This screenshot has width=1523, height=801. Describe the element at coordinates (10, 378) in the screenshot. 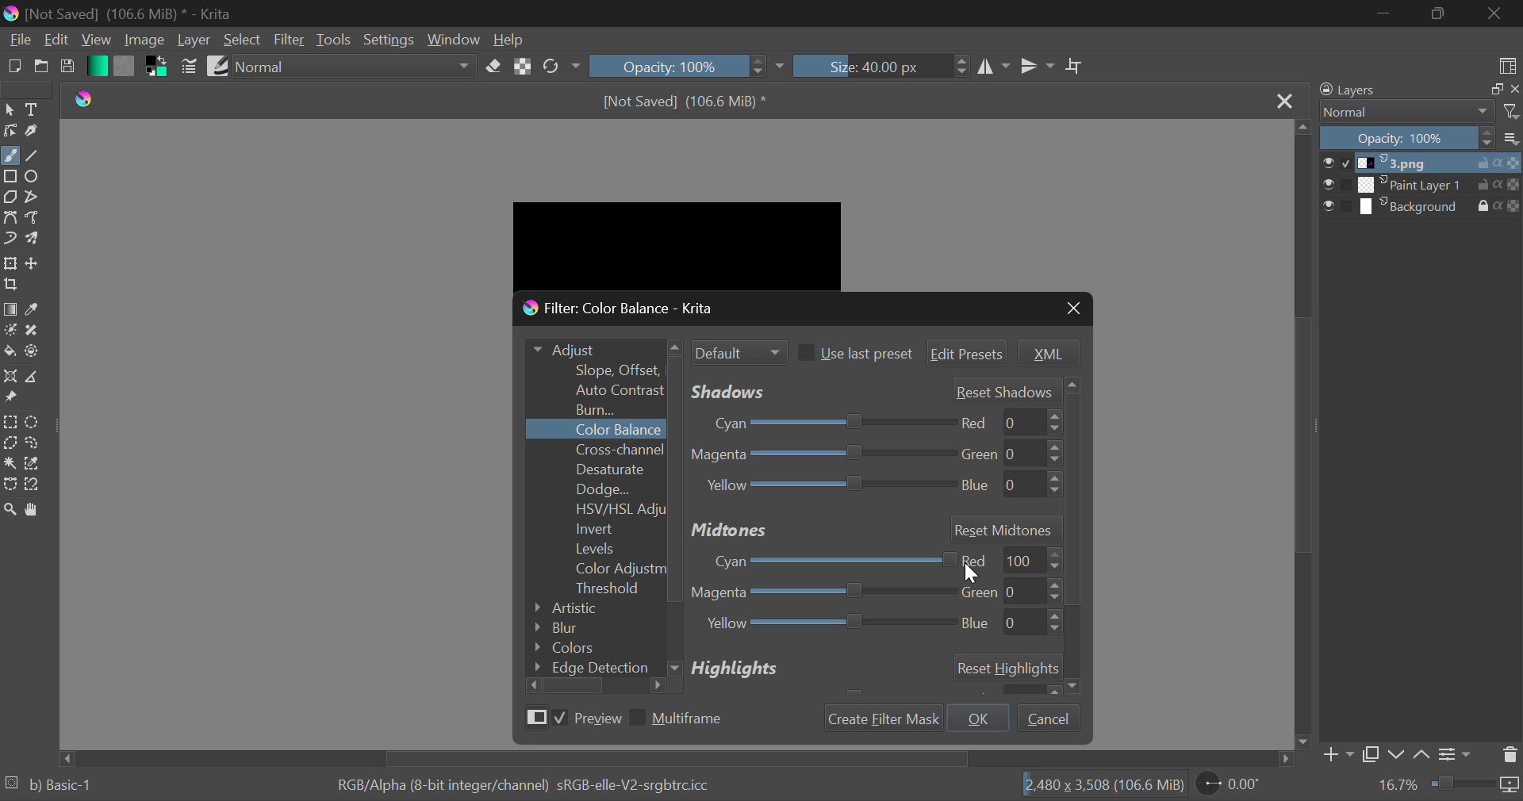

I see `Assistant Tool` at that location.